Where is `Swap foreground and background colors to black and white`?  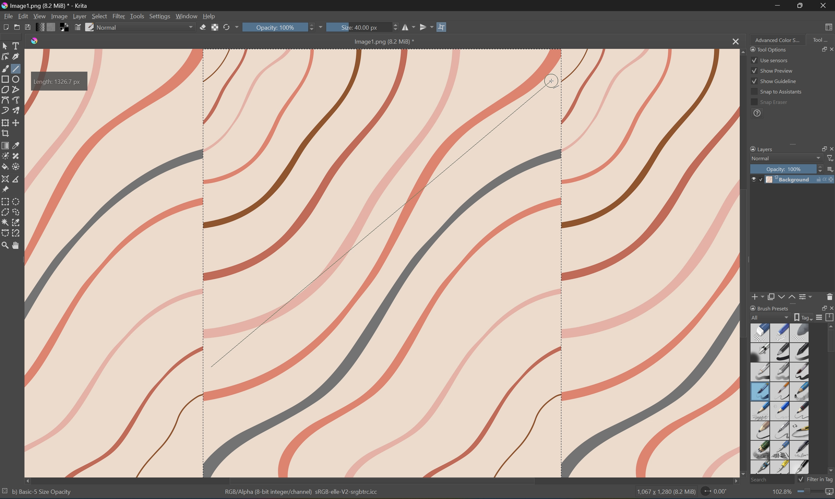 Swap foreground and background colors to black and white is located at coordinates (65, 28).